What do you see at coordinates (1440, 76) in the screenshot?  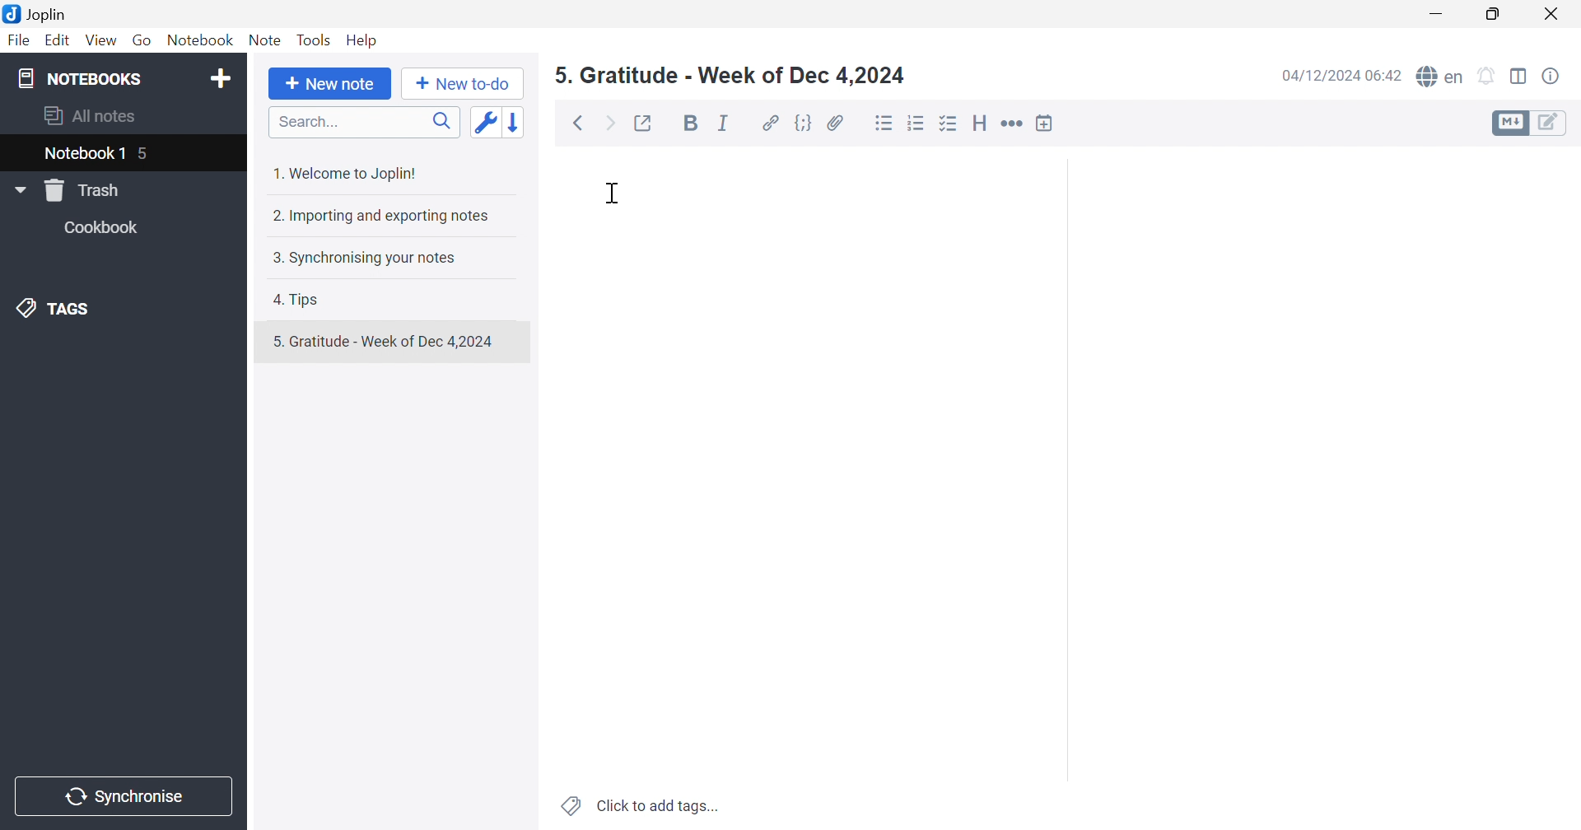 I see `Spell checker` at bounding box center [1440, 76].